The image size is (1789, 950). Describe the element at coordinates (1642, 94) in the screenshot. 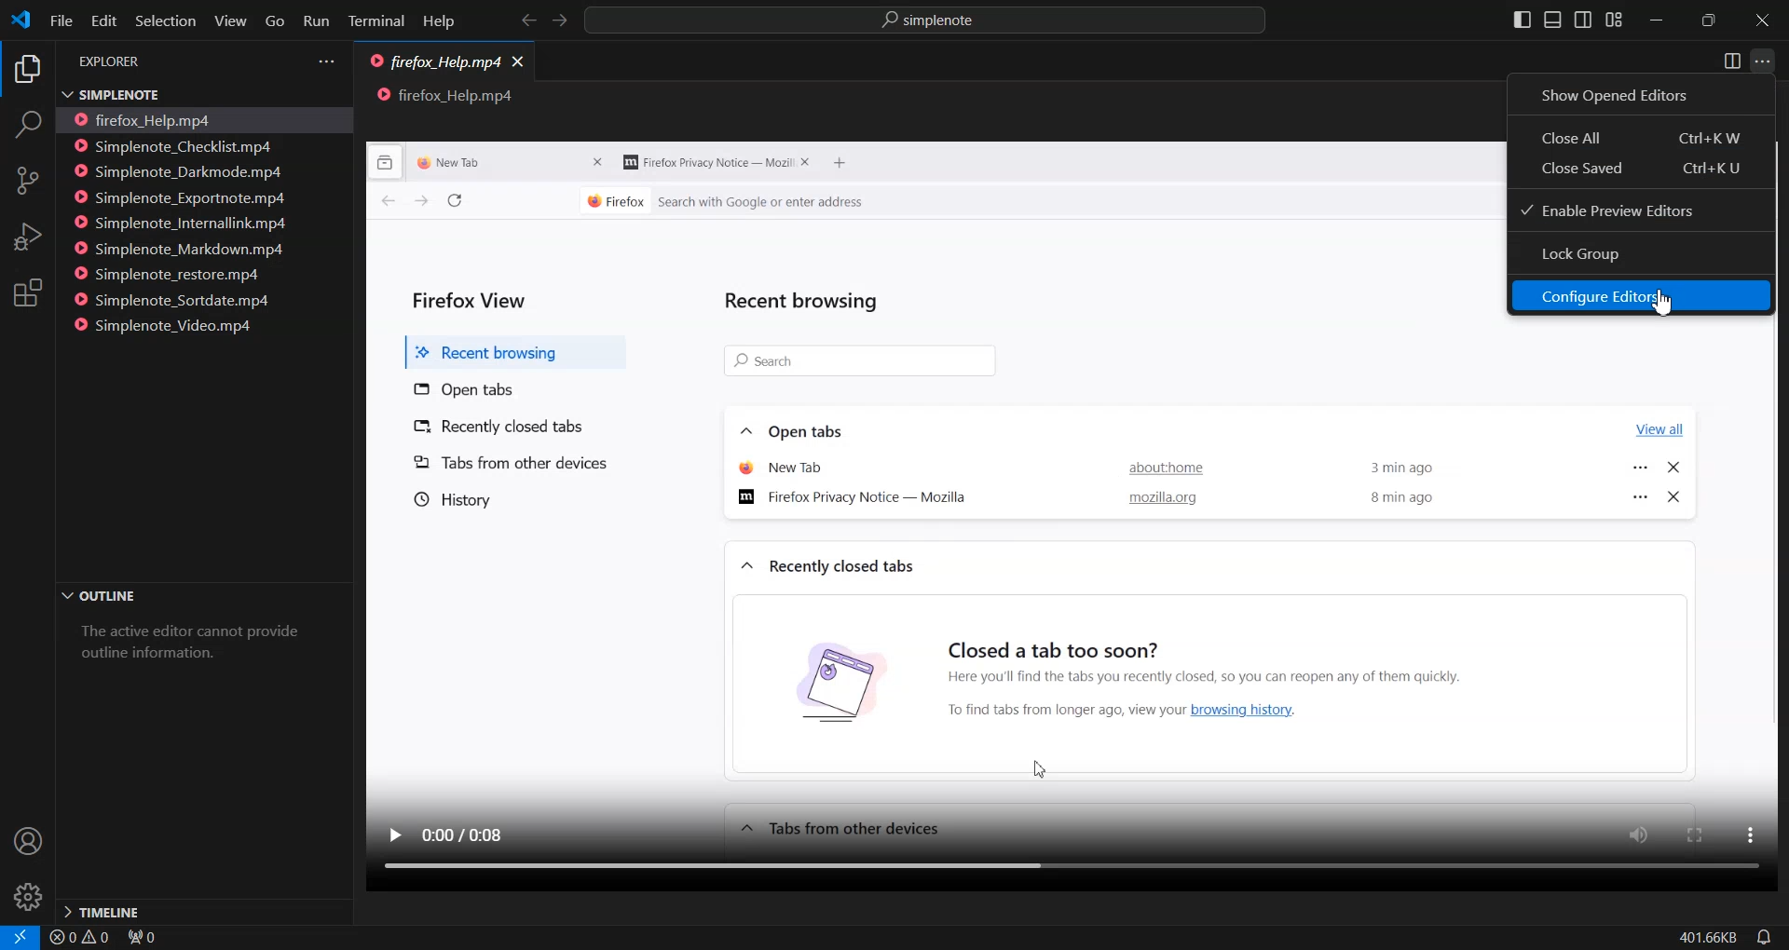

I see `Show Opened editors` at that location.